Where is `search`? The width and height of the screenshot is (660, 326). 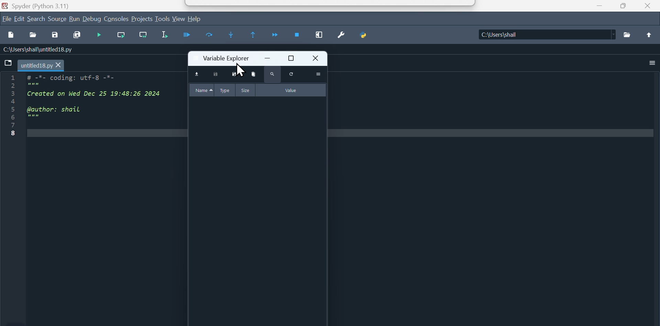 search is located at coordinates (272, 75).